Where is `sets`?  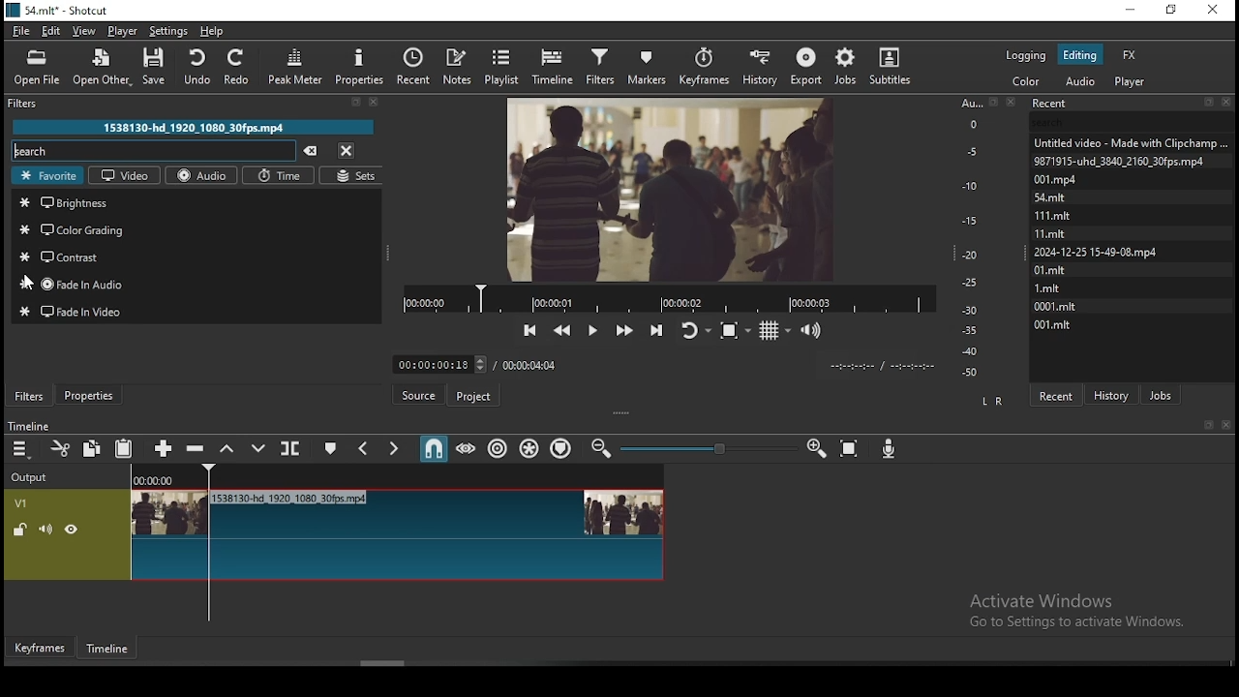
sets is located at coordinates (348, 175).